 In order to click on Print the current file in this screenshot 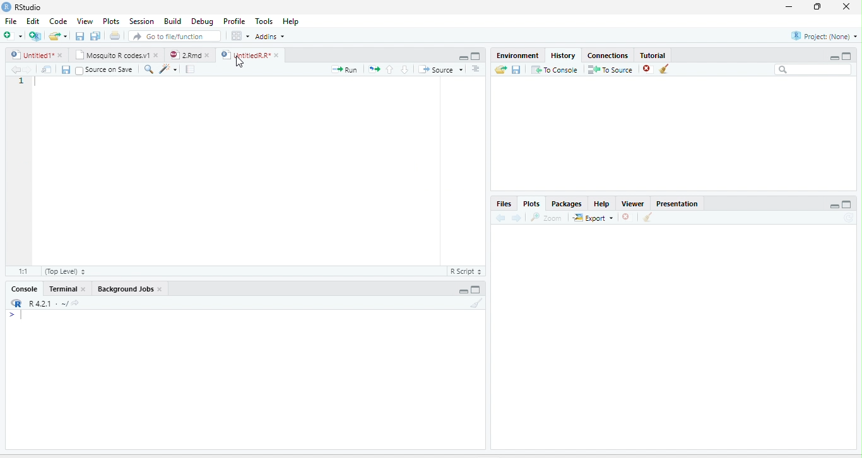, I will do `click(114, 35)`.